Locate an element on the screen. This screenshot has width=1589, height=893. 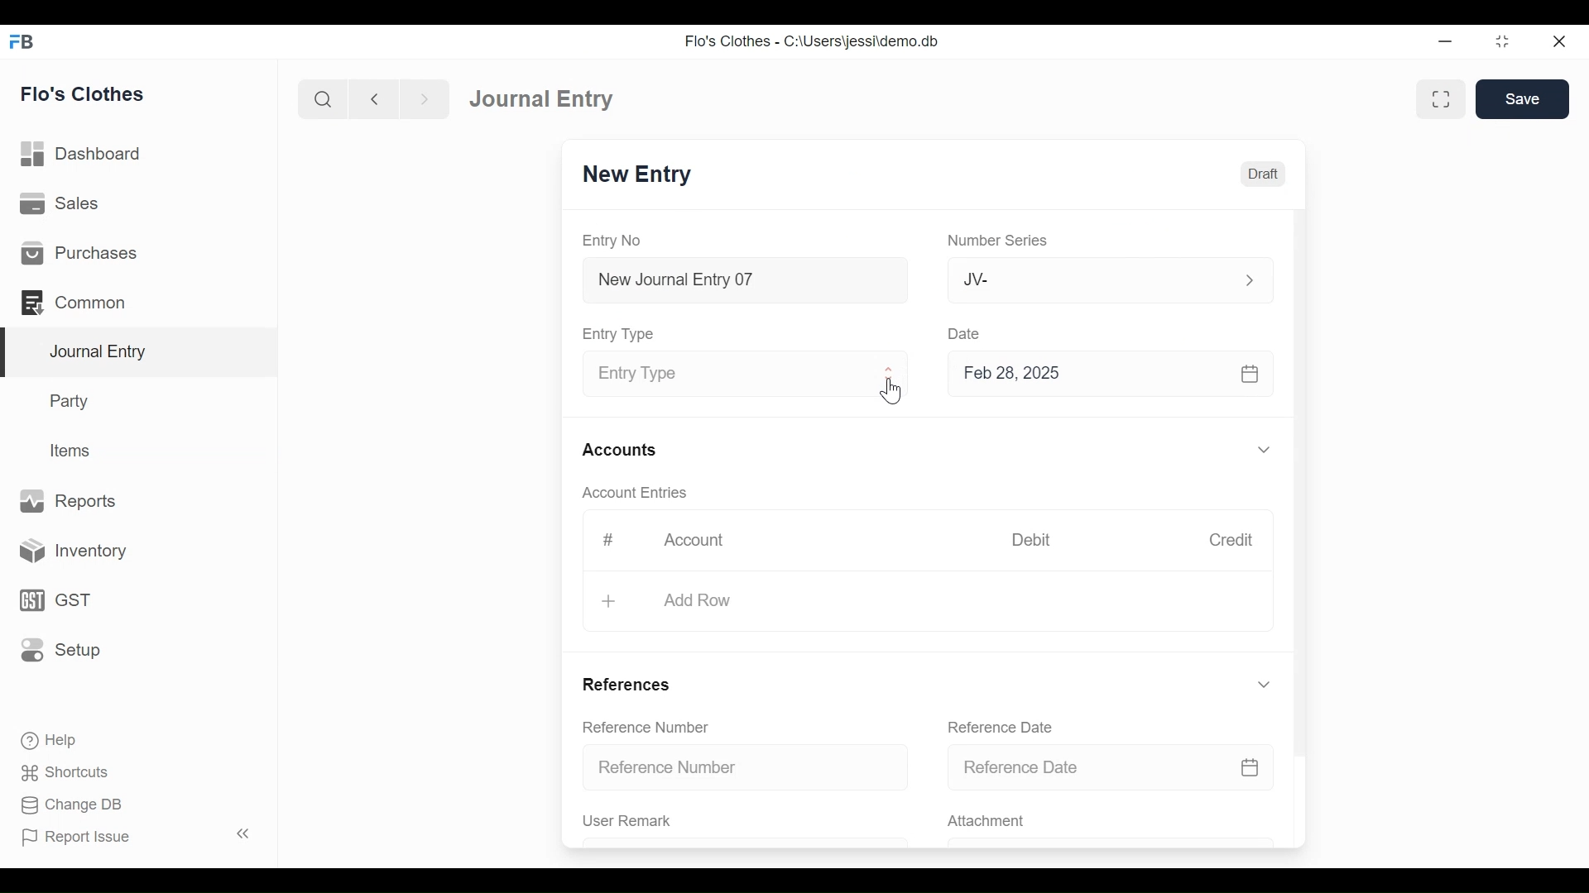
Shortcuts is located at coordinates (74, 770).